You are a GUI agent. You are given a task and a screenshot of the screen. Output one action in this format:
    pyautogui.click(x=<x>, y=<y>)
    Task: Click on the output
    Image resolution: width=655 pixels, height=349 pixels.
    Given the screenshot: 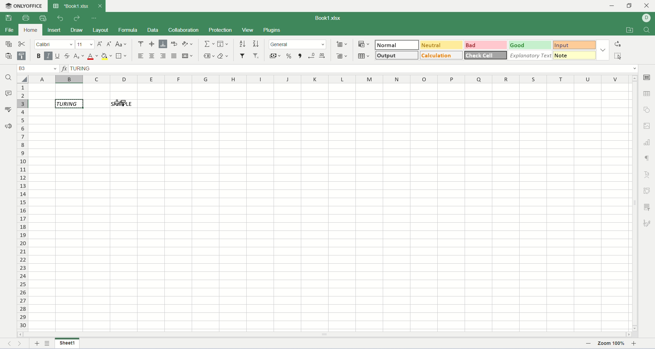 What is the action you would take?
    pyautogui.click(x=397, y=55)
    